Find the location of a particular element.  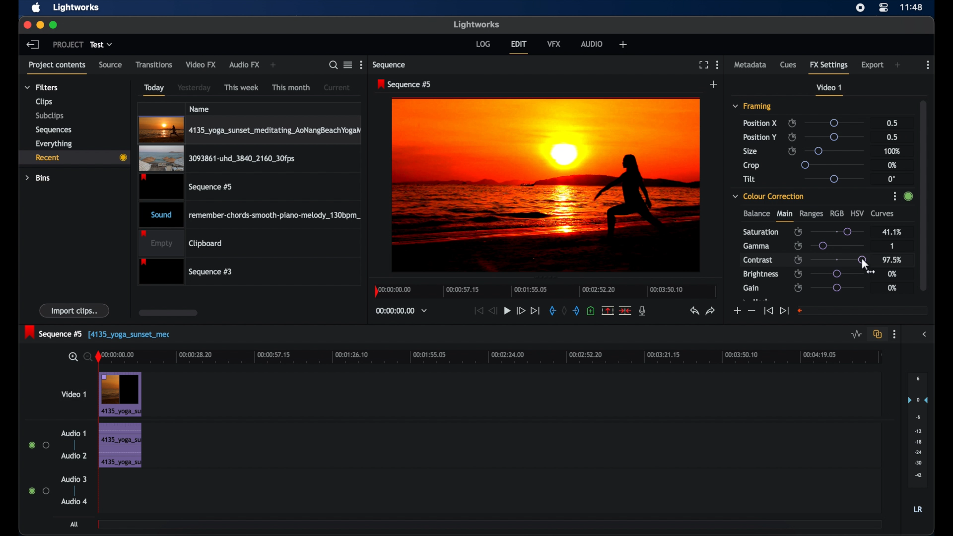

empty is located at coordinates (181, 243).